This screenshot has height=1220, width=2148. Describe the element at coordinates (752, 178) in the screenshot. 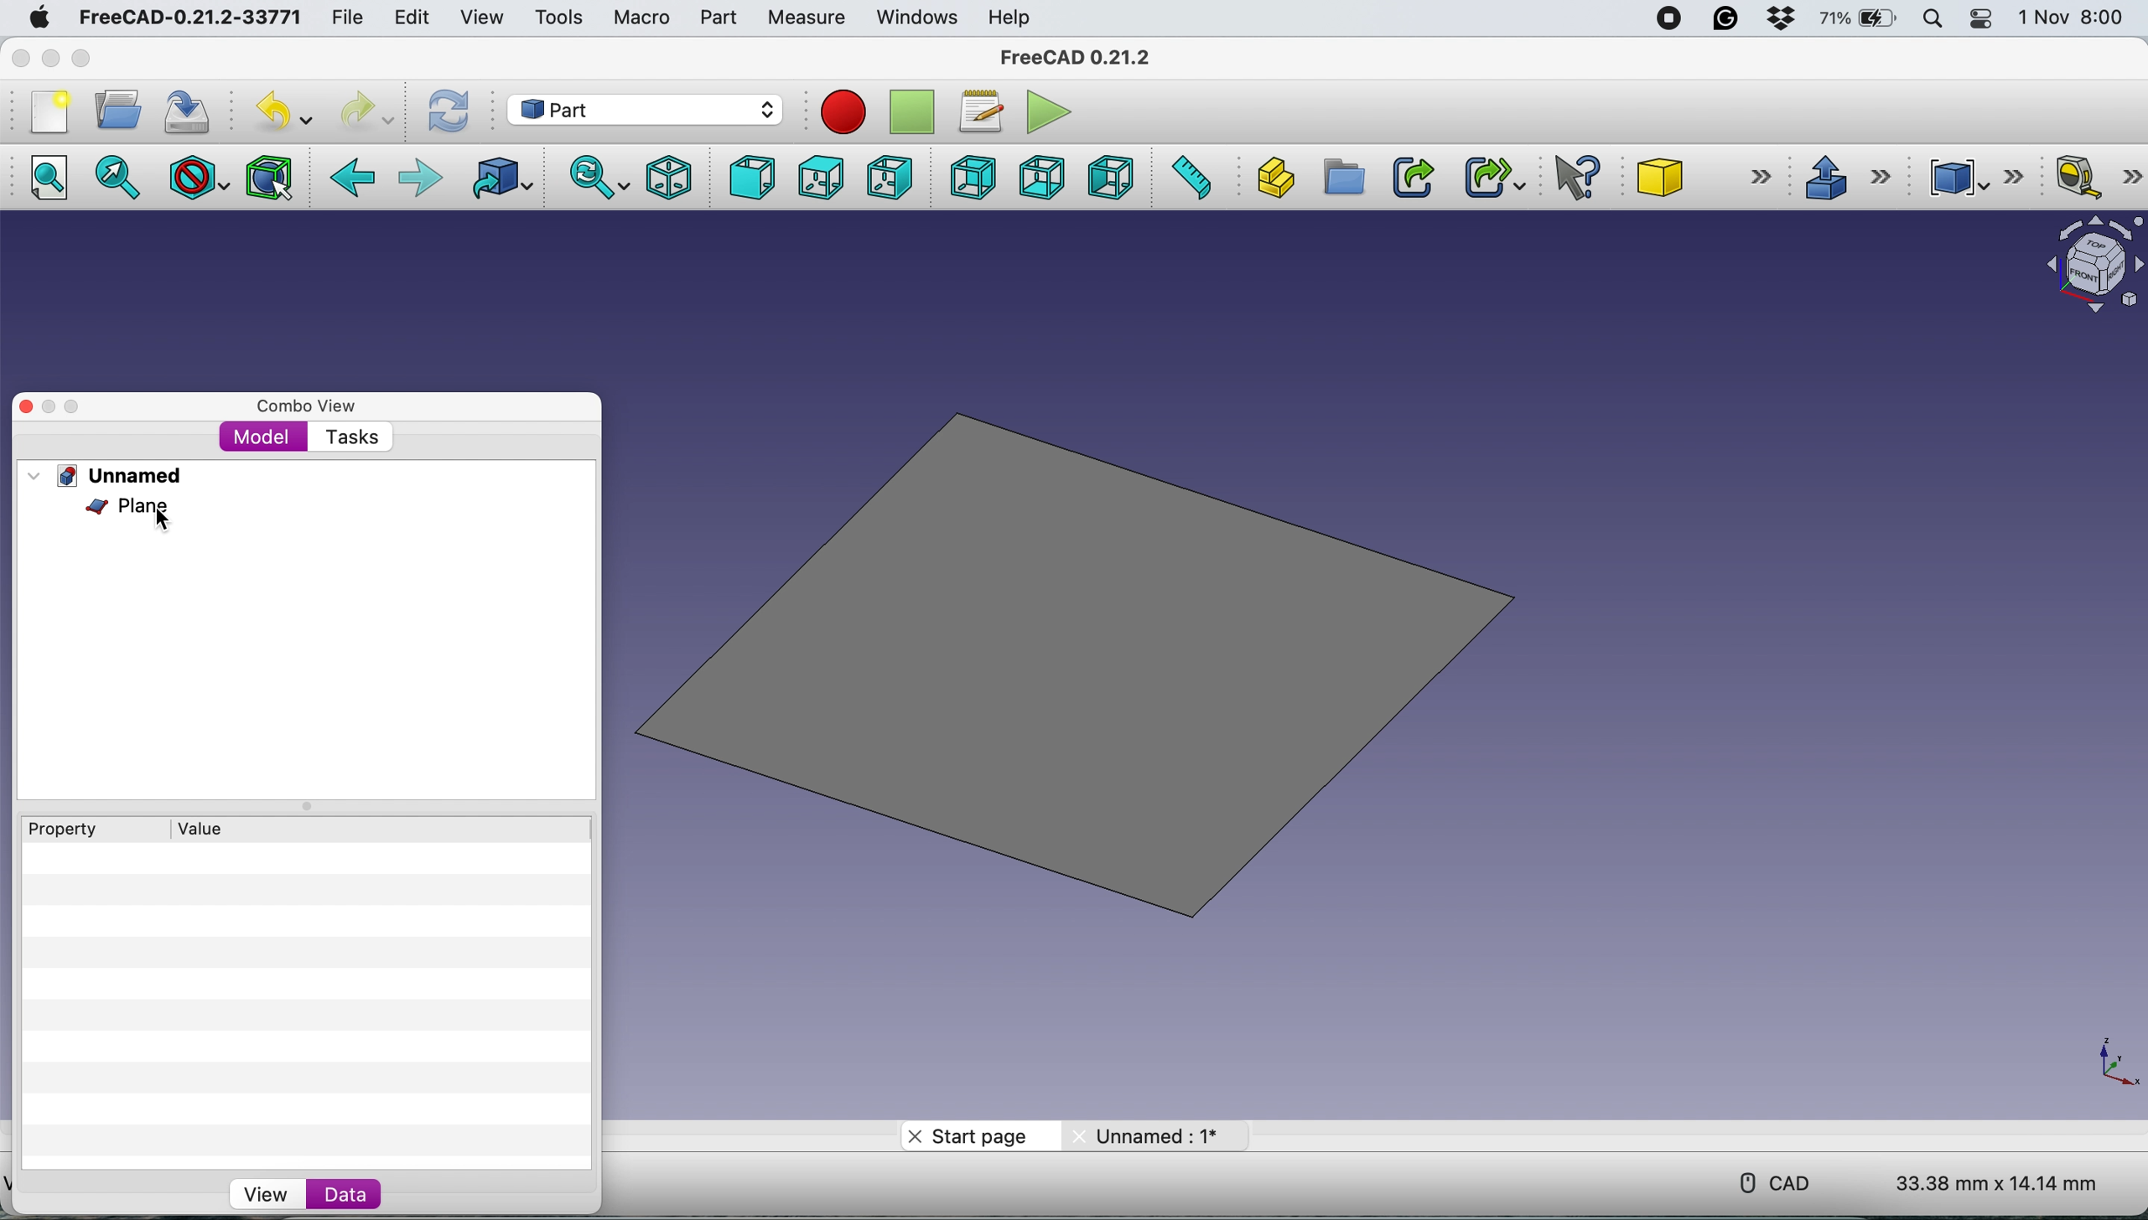

I see `front` at that location.